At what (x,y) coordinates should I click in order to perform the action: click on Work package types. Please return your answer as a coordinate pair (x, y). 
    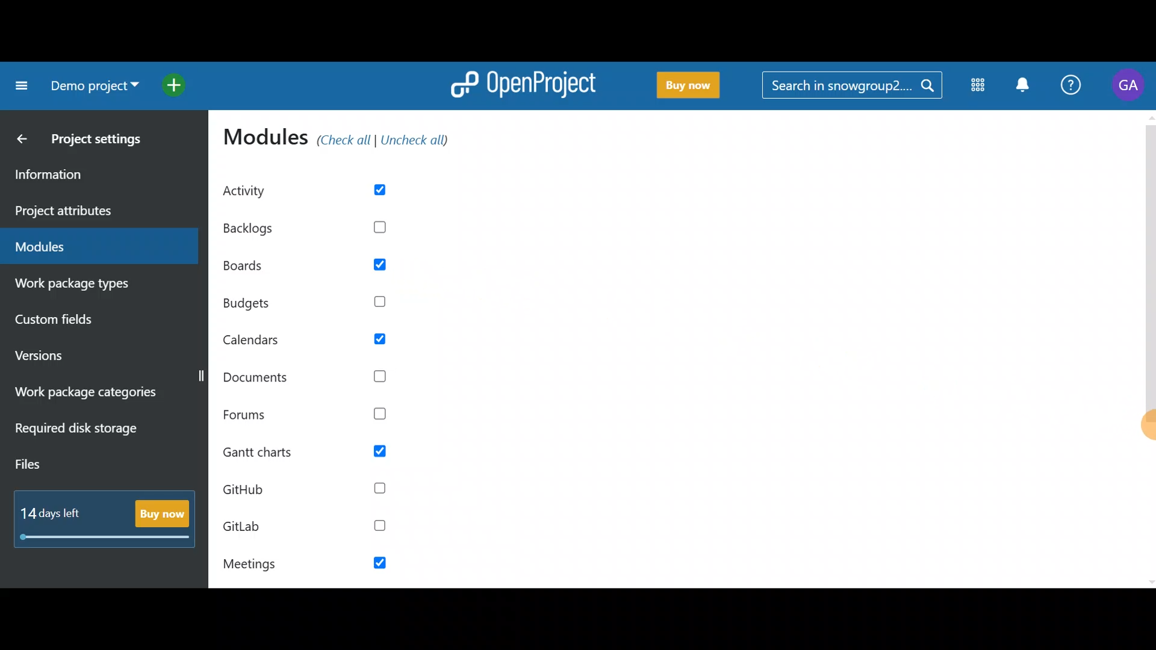
    Looking at the image, I should click on (93, 286).